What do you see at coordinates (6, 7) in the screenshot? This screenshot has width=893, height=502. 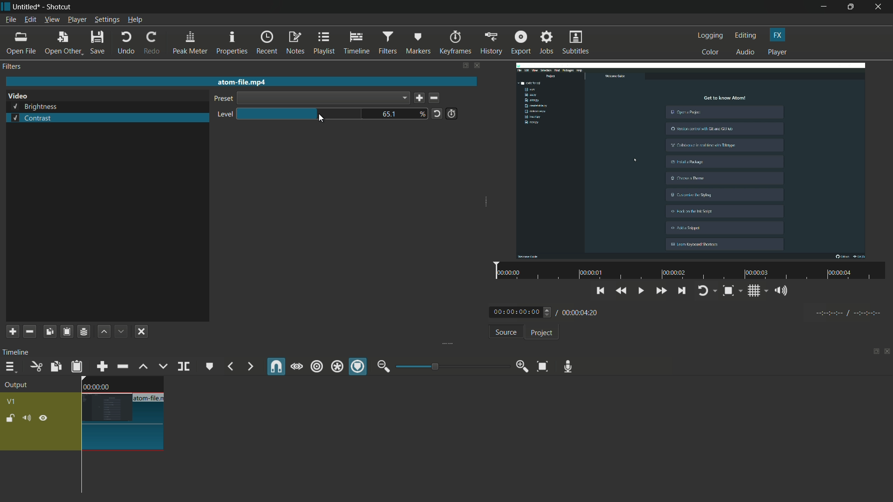 I see `Shotcut logo` at bounding box center [6, 7].